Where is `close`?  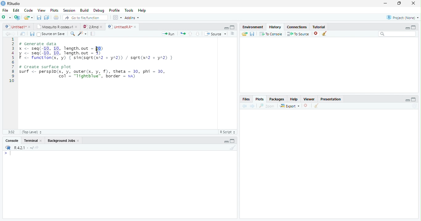
close is located at coordinates (30, 27).